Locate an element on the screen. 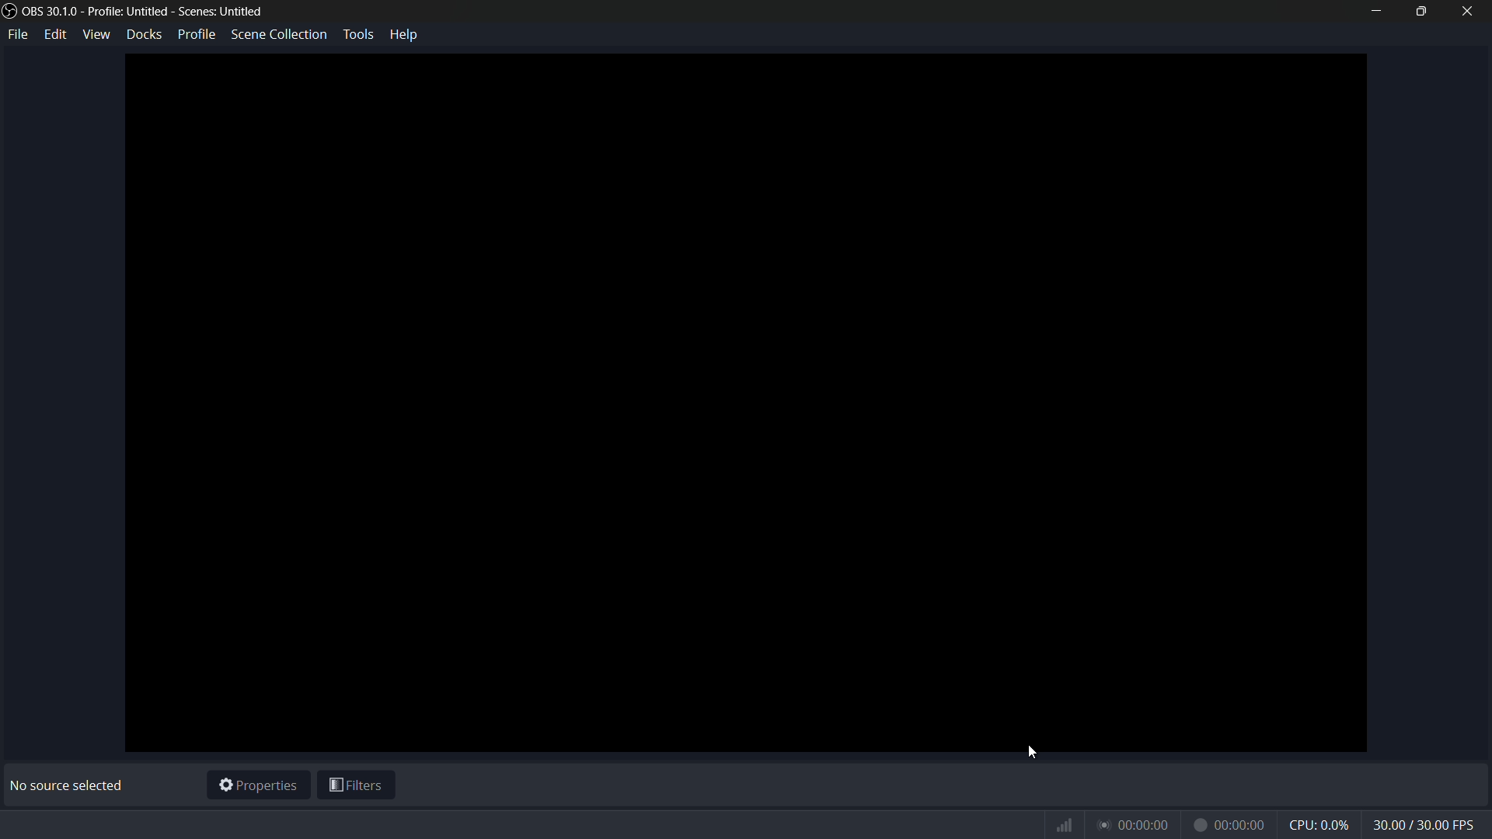 This screenshot has height=839, width=1492. properties is located at coordinates (258, 786).